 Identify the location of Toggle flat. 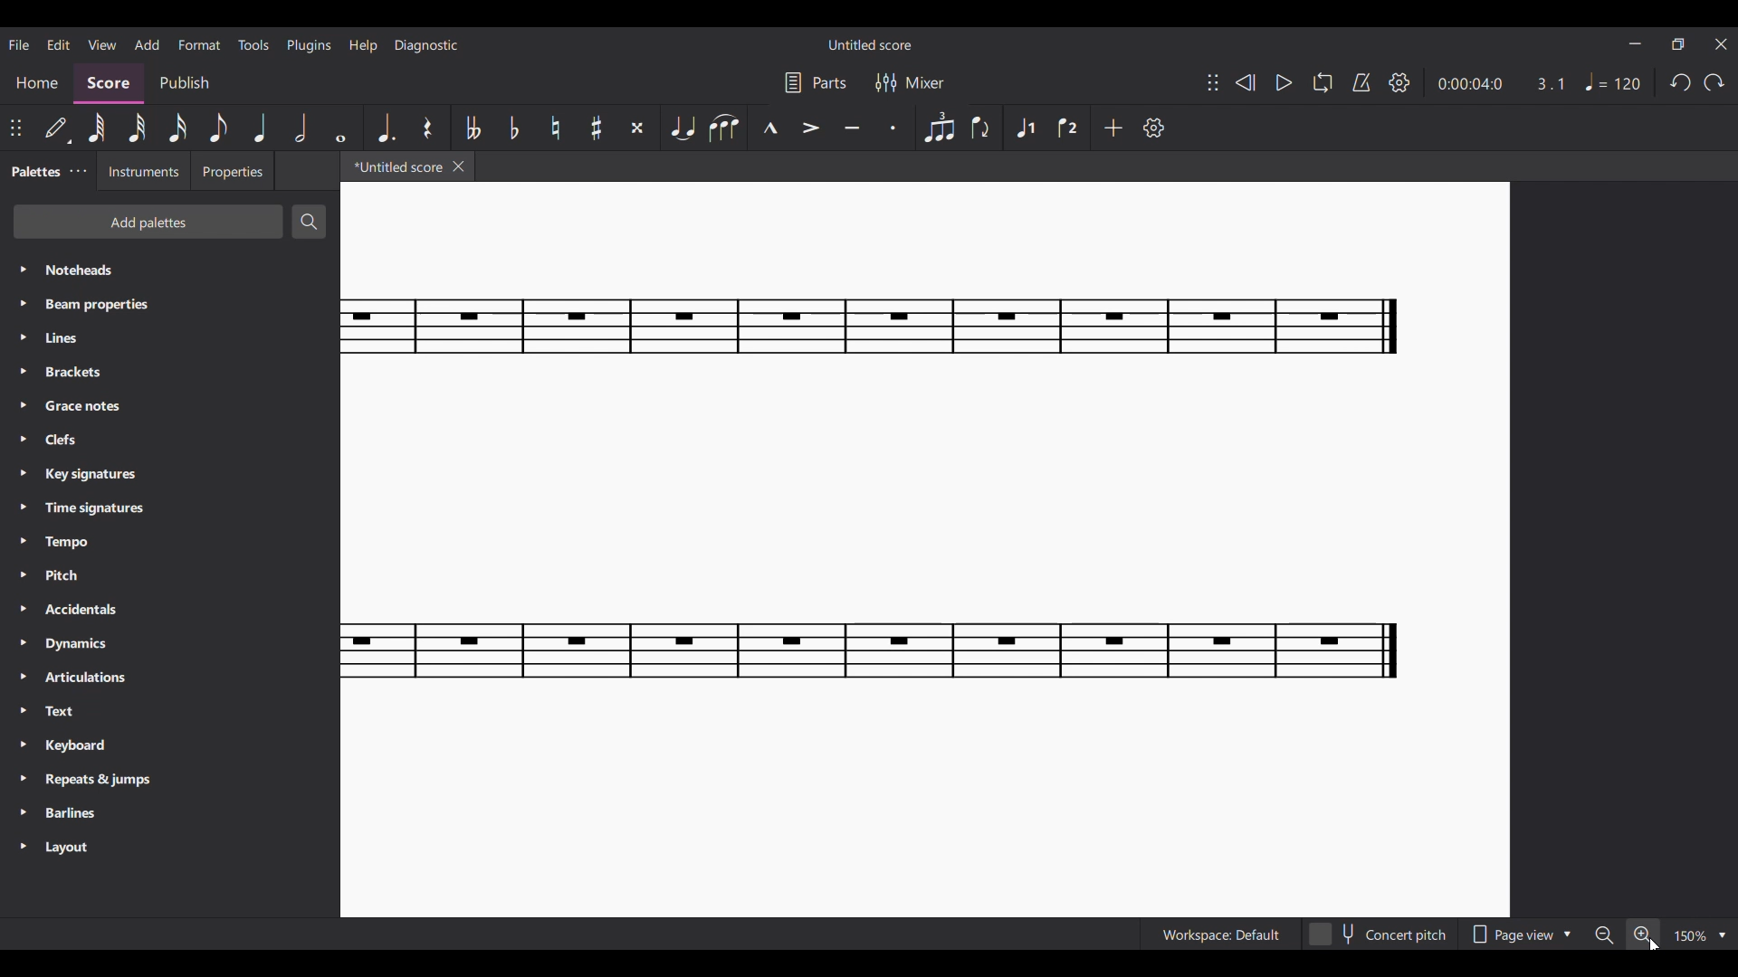
(512, 128).